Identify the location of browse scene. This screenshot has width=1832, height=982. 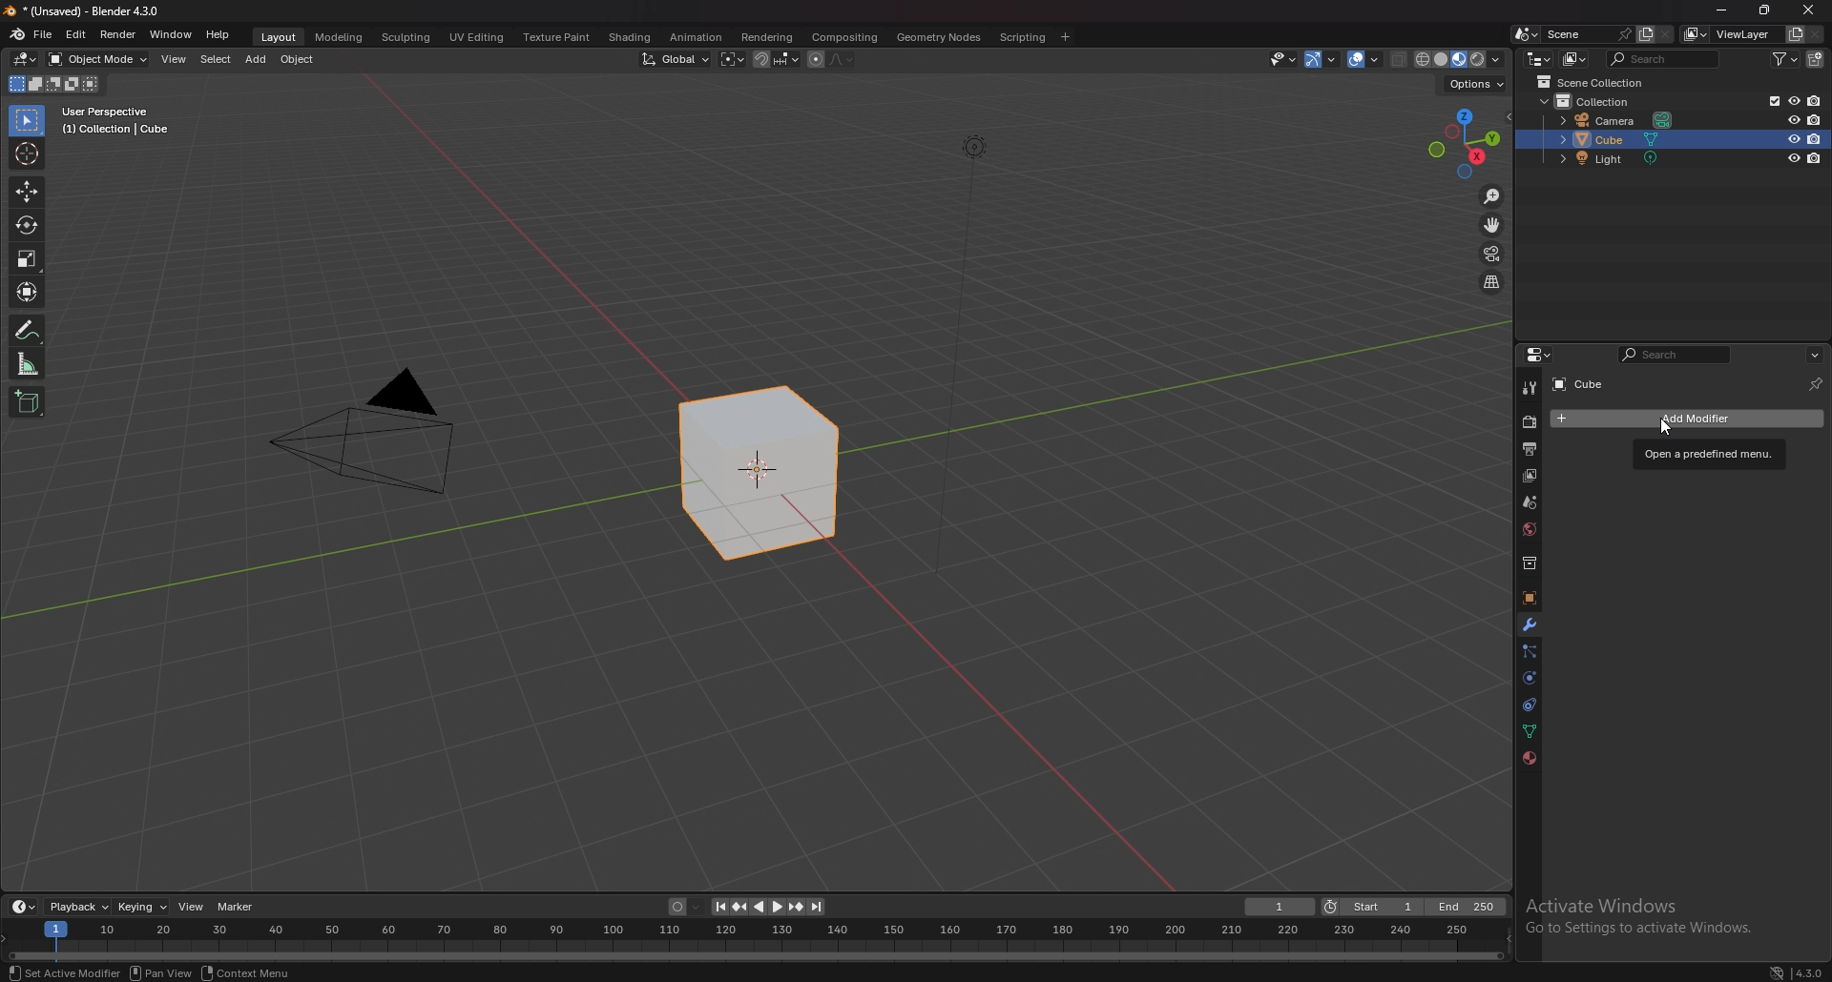
(1527, 34).